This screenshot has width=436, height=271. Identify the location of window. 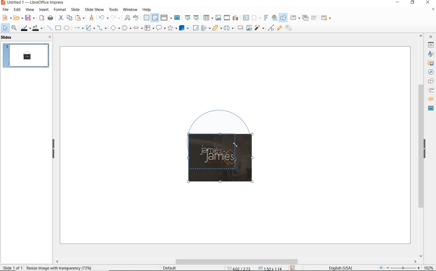
(130, 9).